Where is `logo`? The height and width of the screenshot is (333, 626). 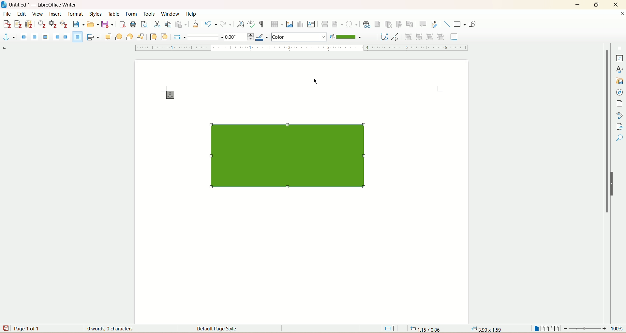
logo is located at coordinates (4, 5).